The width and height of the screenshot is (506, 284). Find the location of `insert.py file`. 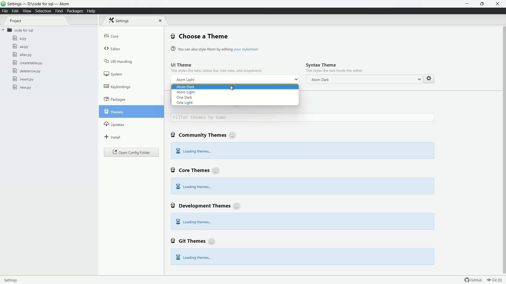

insert.py file is located at coordinates (24, 79).